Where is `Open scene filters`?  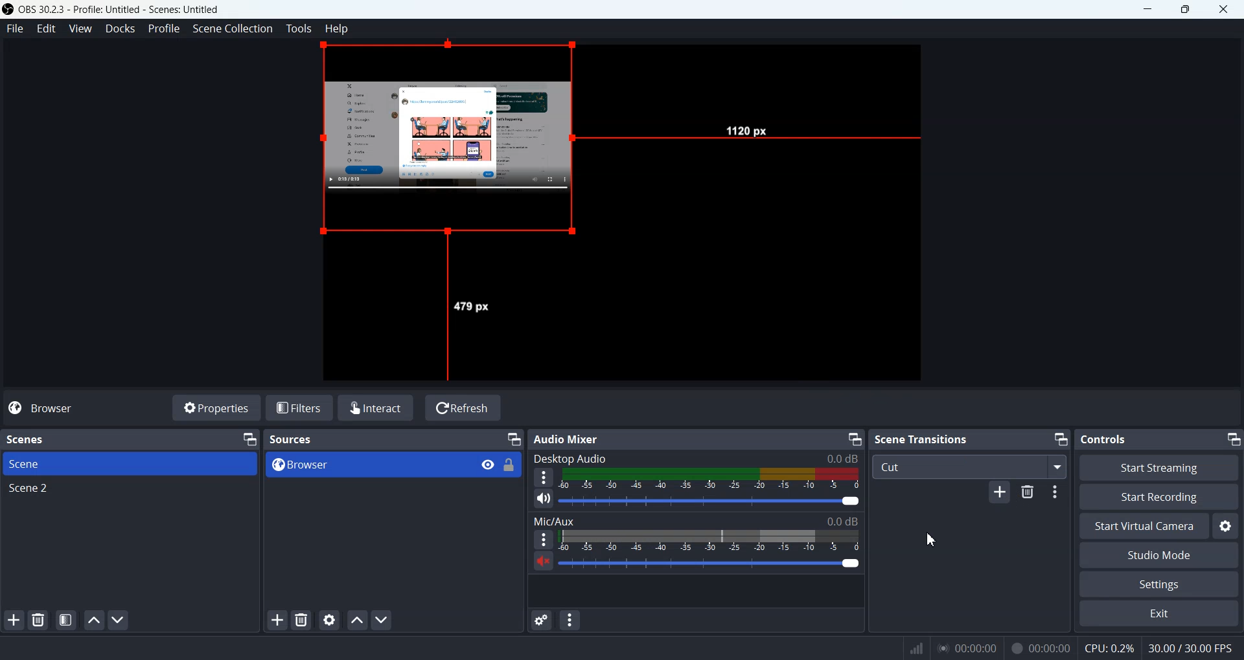
Open scene filters is located at coordinates (66, 619).